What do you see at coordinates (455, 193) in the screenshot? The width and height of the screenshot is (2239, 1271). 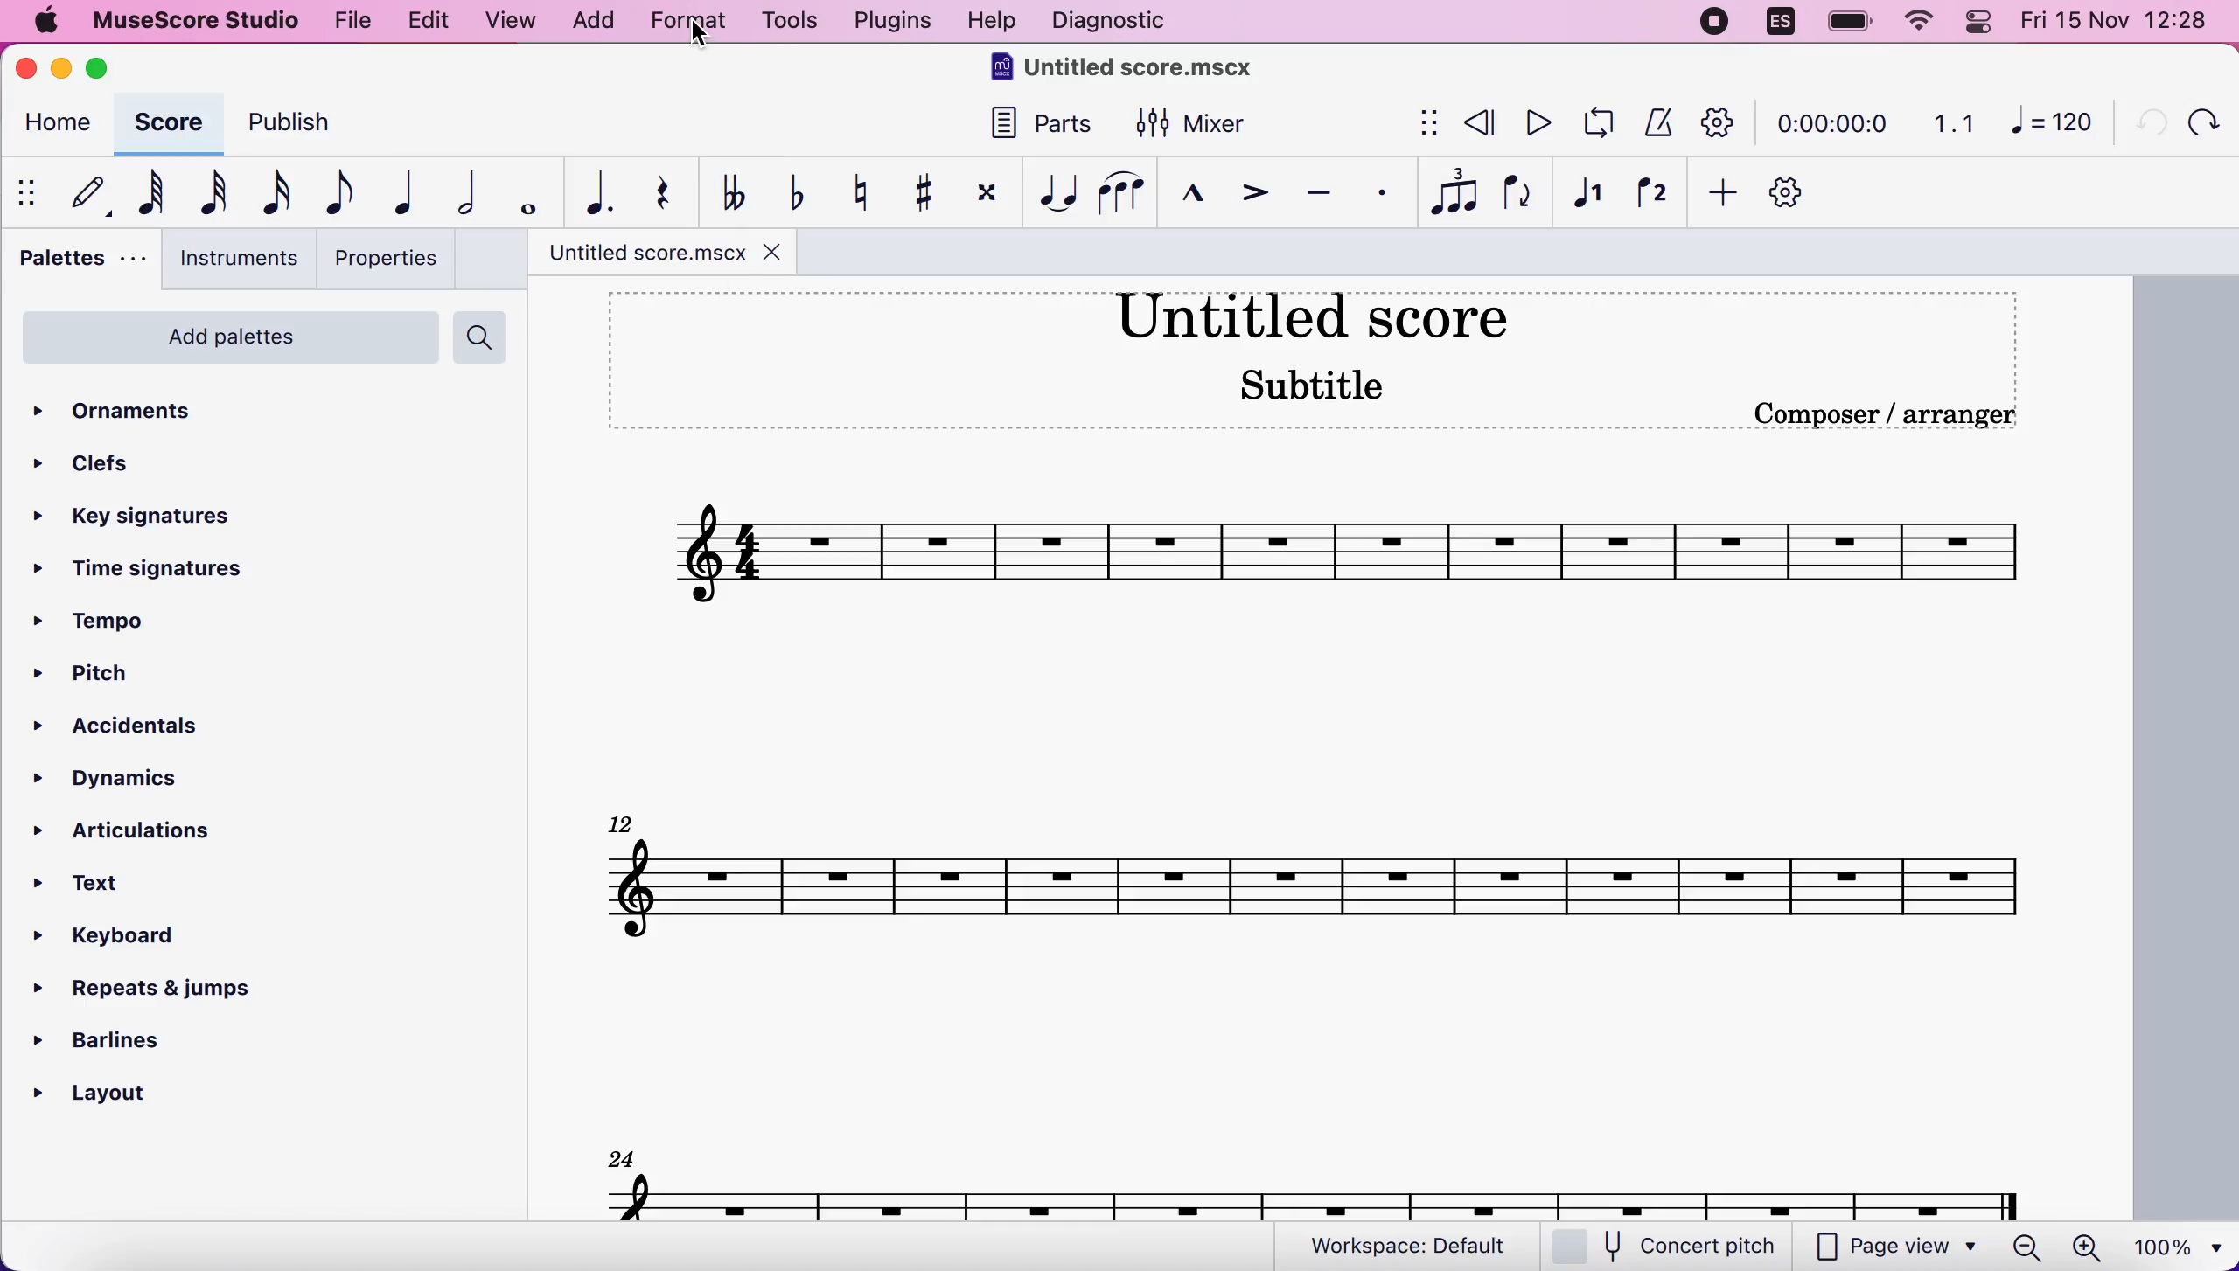 I see `half note` at bounding box center [455, 193].